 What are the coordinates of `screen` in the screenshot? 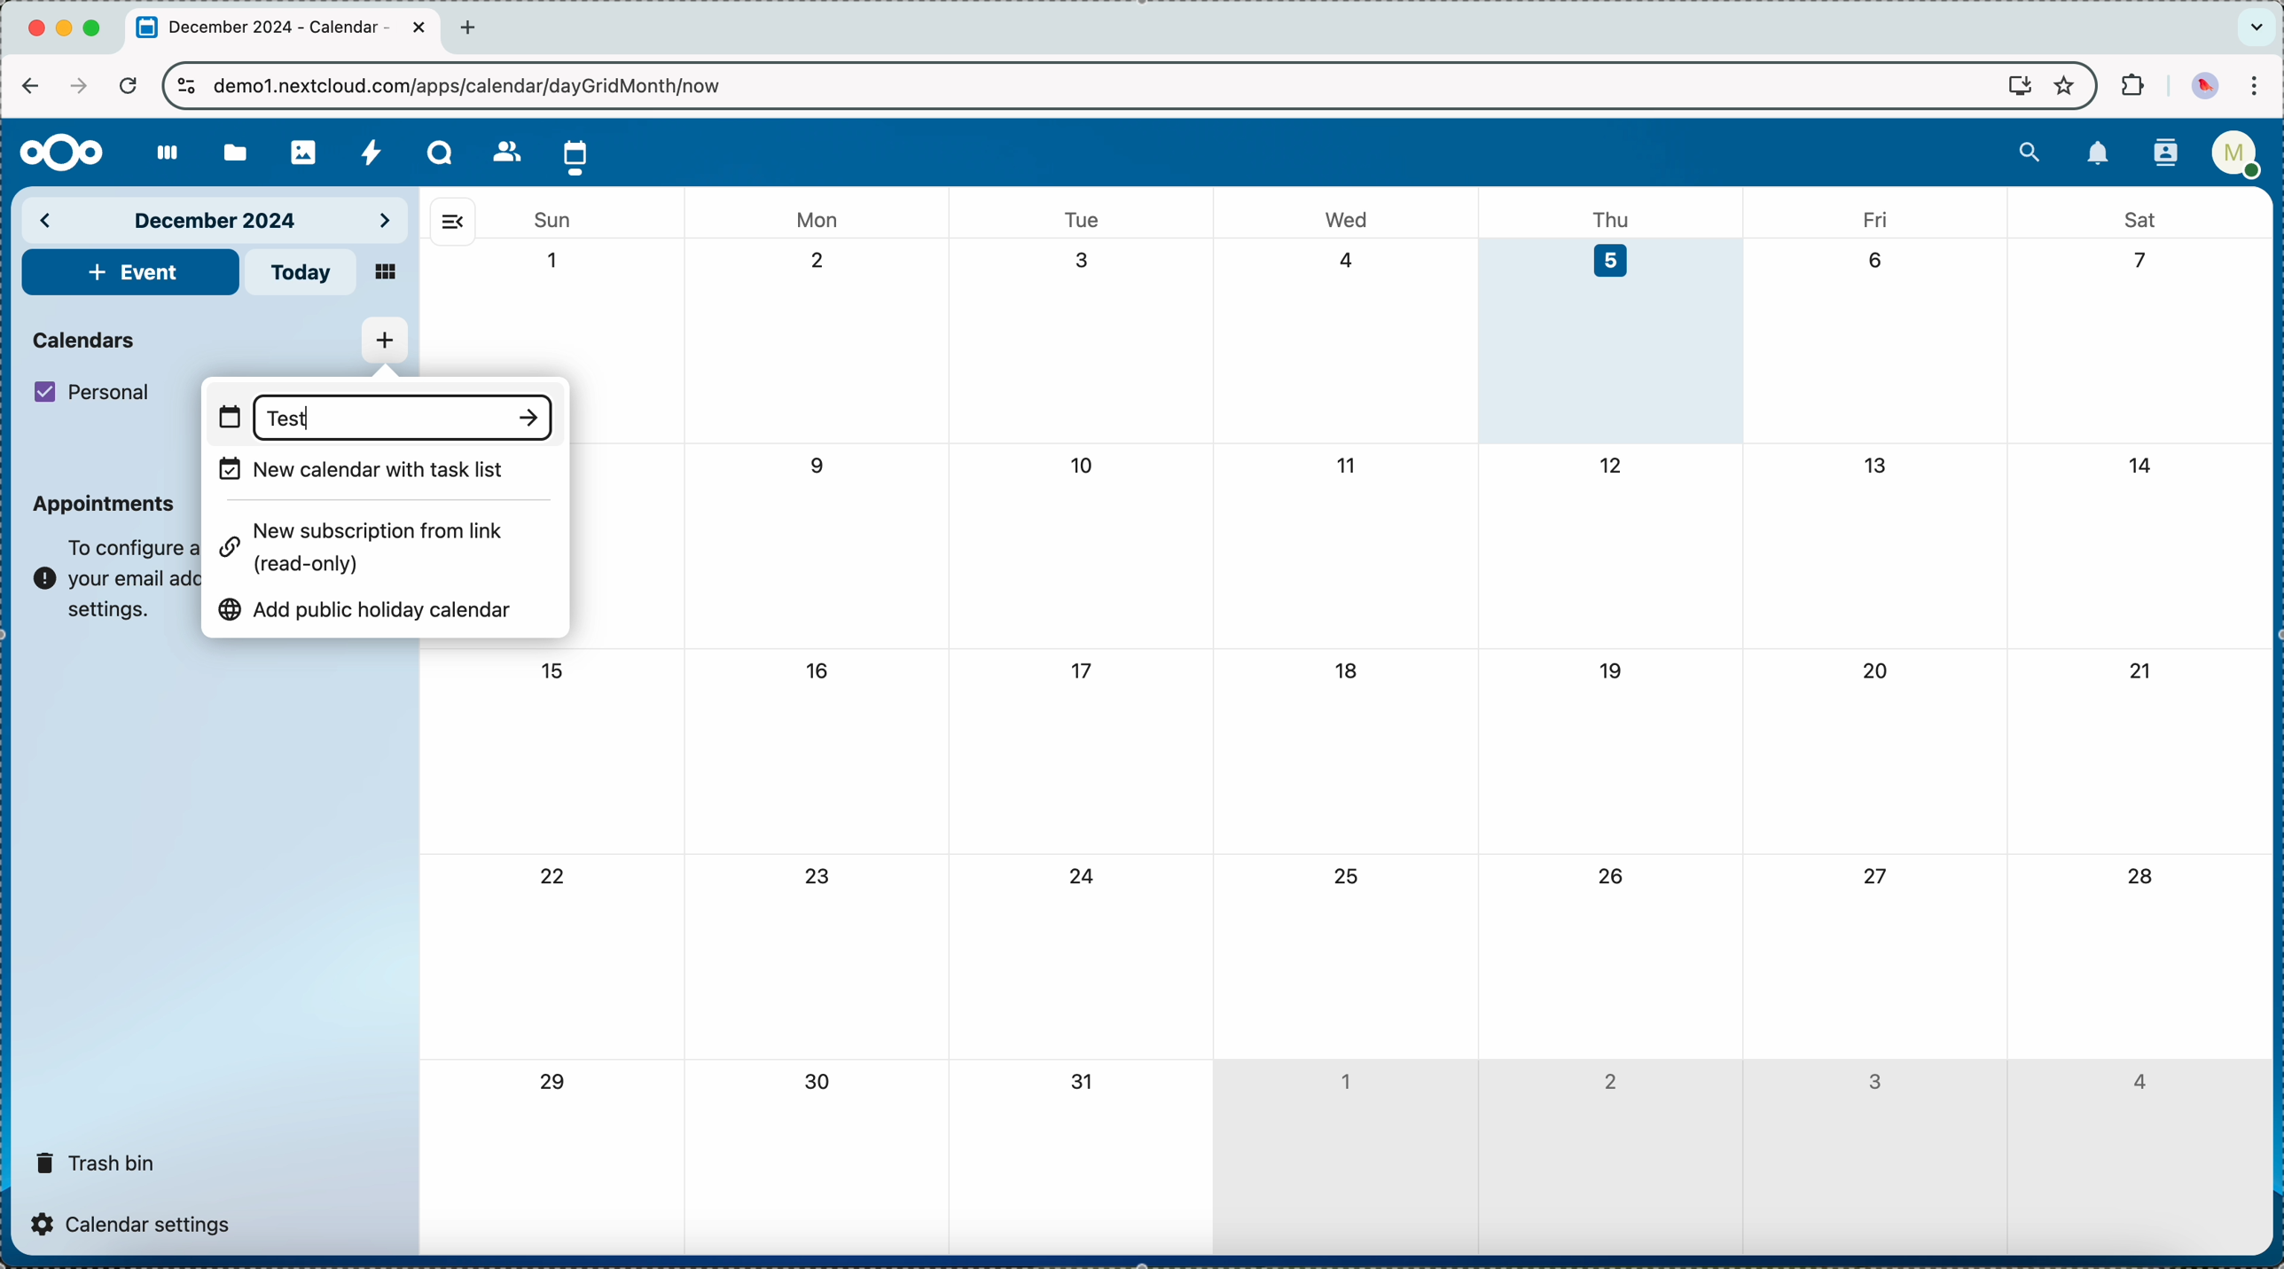 It's located at (2011, 87).